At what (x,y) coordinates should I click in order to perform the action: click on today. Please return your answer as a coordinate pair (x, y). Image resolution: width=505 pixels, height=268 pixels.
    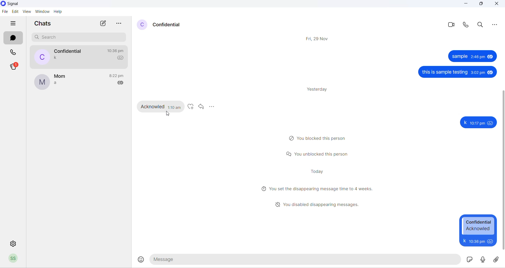
    Looking at the image, I should click on (318, 171).